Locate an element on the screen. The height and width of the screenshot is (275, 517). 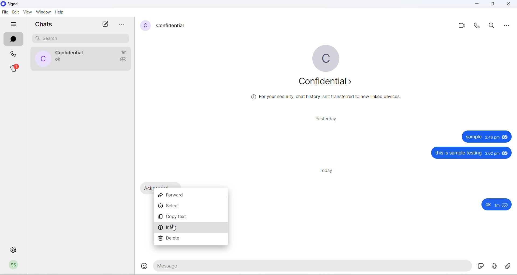
view is located at coordinates (27, 12).